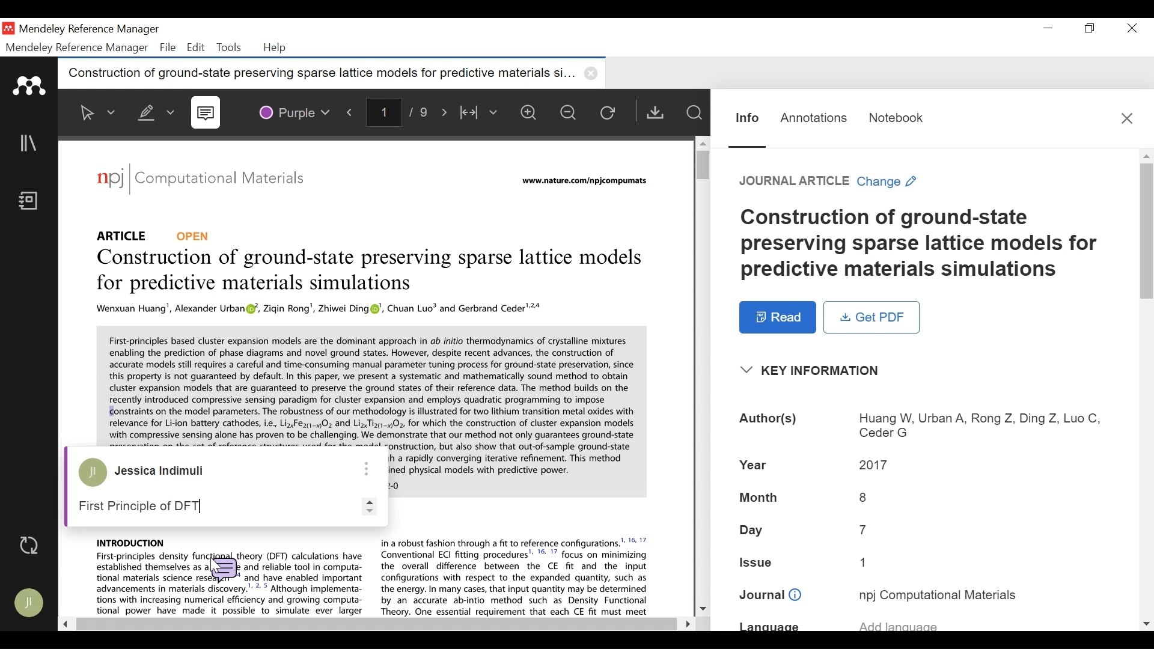 The image size is (1154, 649). What do you see at coordinates (228, 47) in the screenshot?
I see `Tools` at bounding box center [228, 47].